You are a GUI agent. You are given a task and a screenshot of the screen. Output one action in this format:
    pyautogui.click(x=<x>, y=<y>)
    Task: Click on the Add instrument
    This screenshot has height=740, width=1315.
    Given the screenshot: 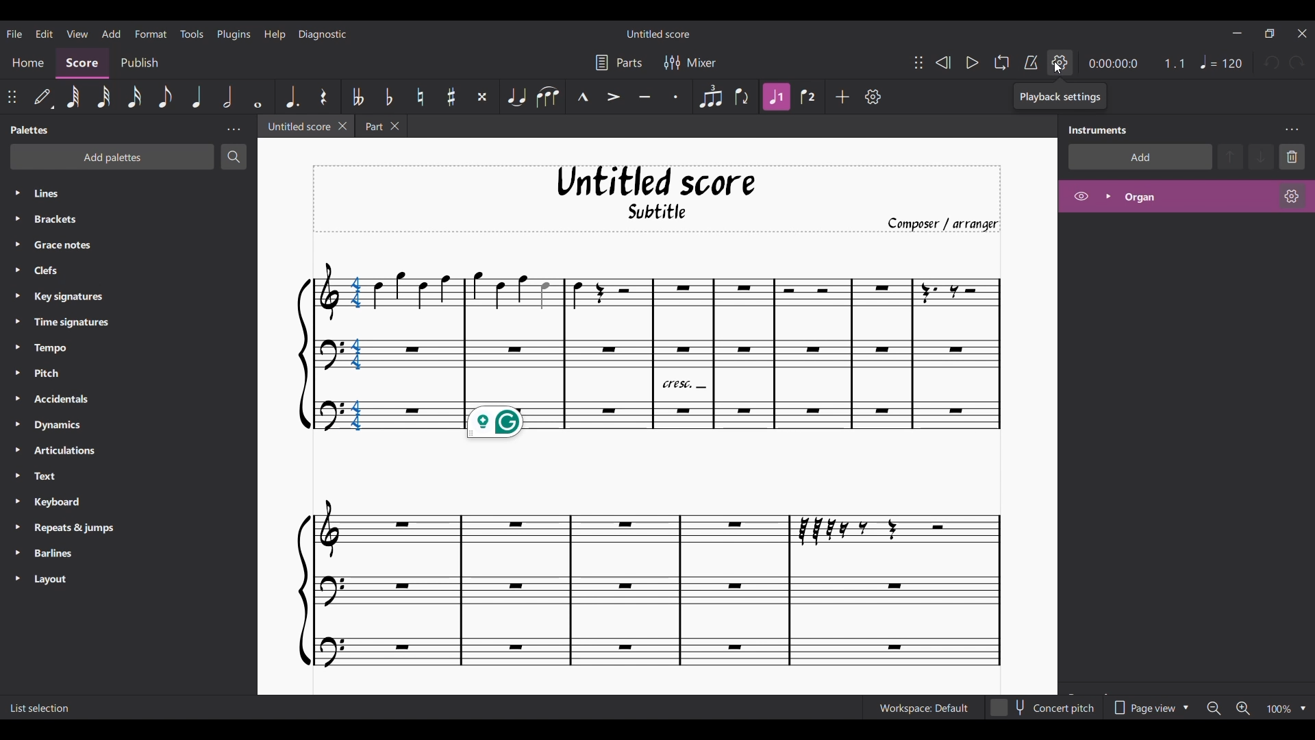 What is the action you would take?
    pyautogui.click(x=1140, y=157)
    